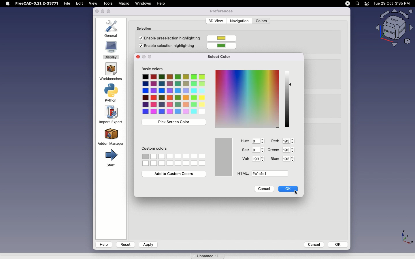 The image size is (415, 259). I want to click on Selection, so click(146, 28).